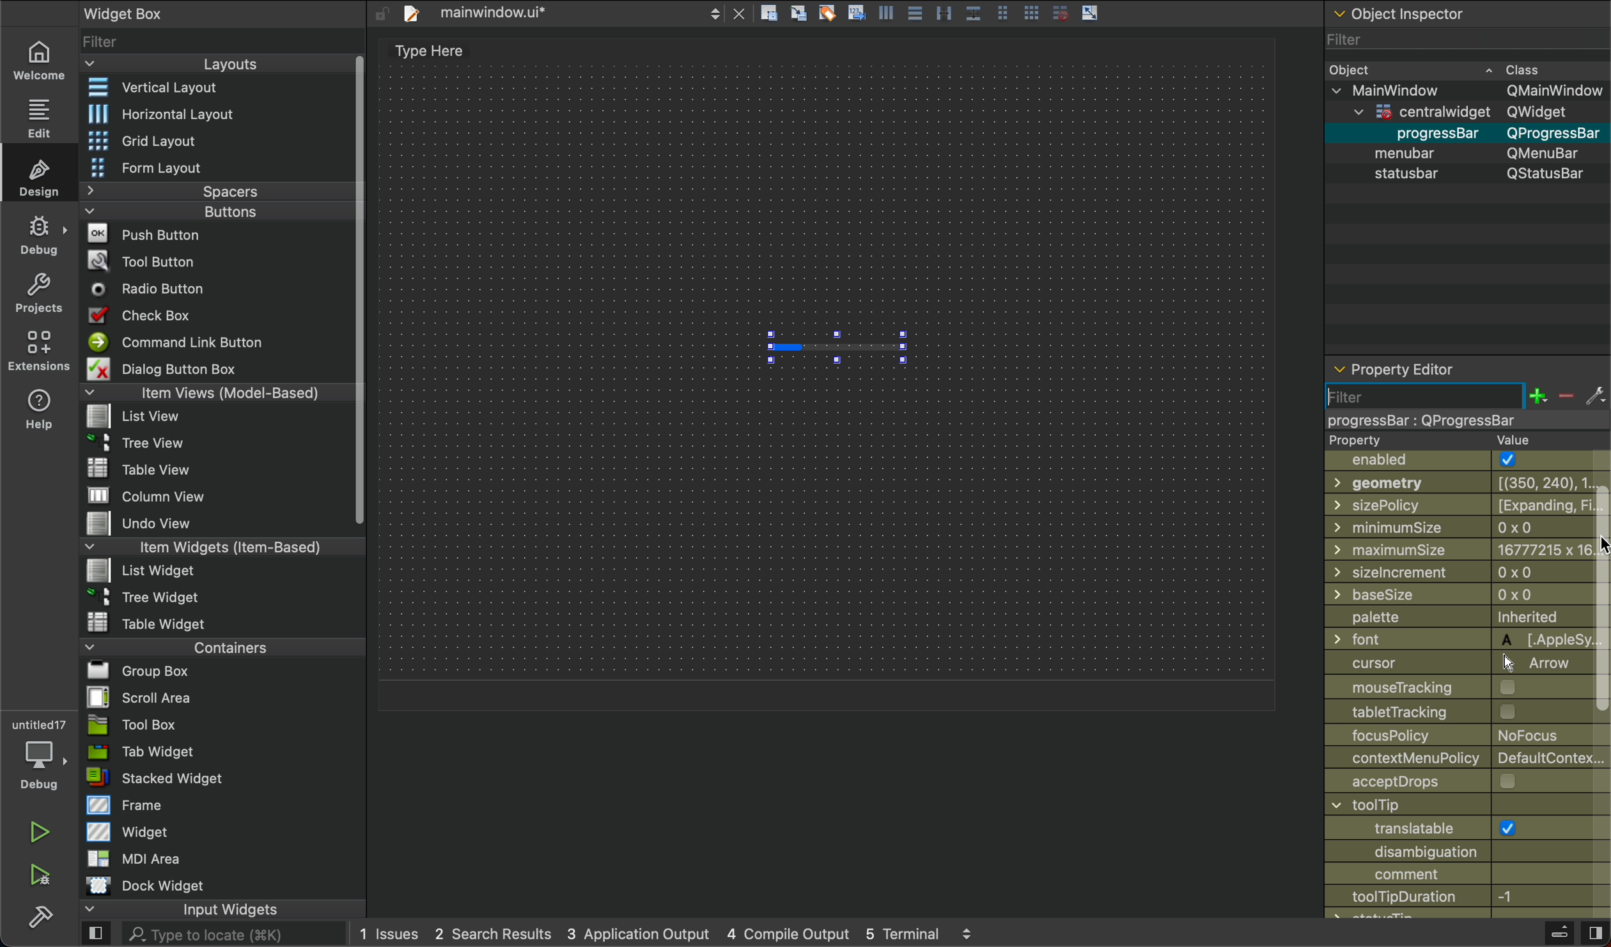  I want to click on Item Widgets, so click(201, 546).